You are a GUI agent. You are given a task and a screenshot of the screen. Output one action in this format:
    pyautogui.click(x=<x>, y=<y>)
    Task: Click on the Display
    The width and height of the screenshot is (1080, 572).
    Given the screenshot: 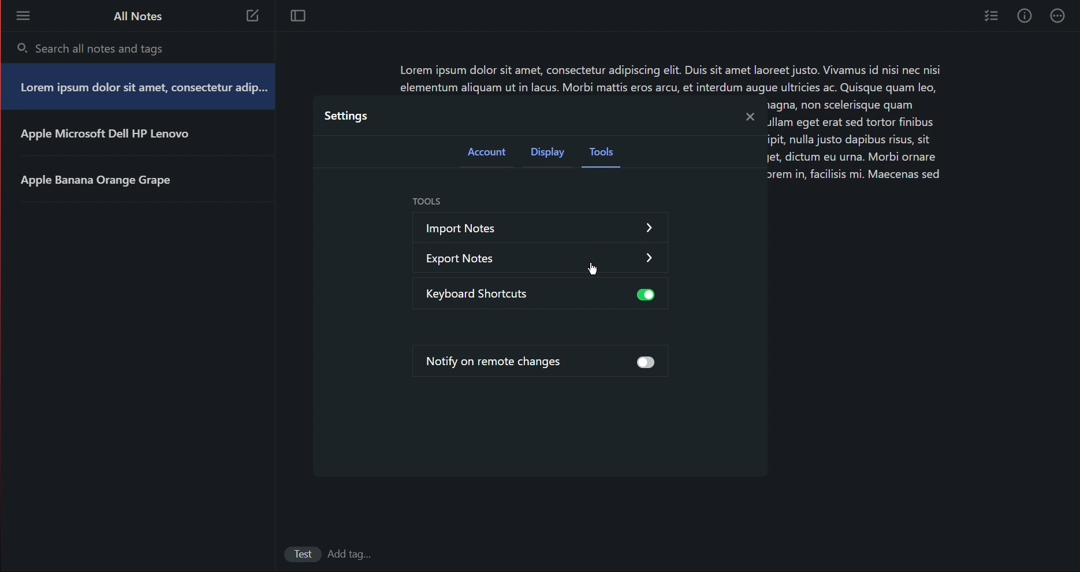 What is the action you would take?
    pyautogui.click(x=549, y=154)
    